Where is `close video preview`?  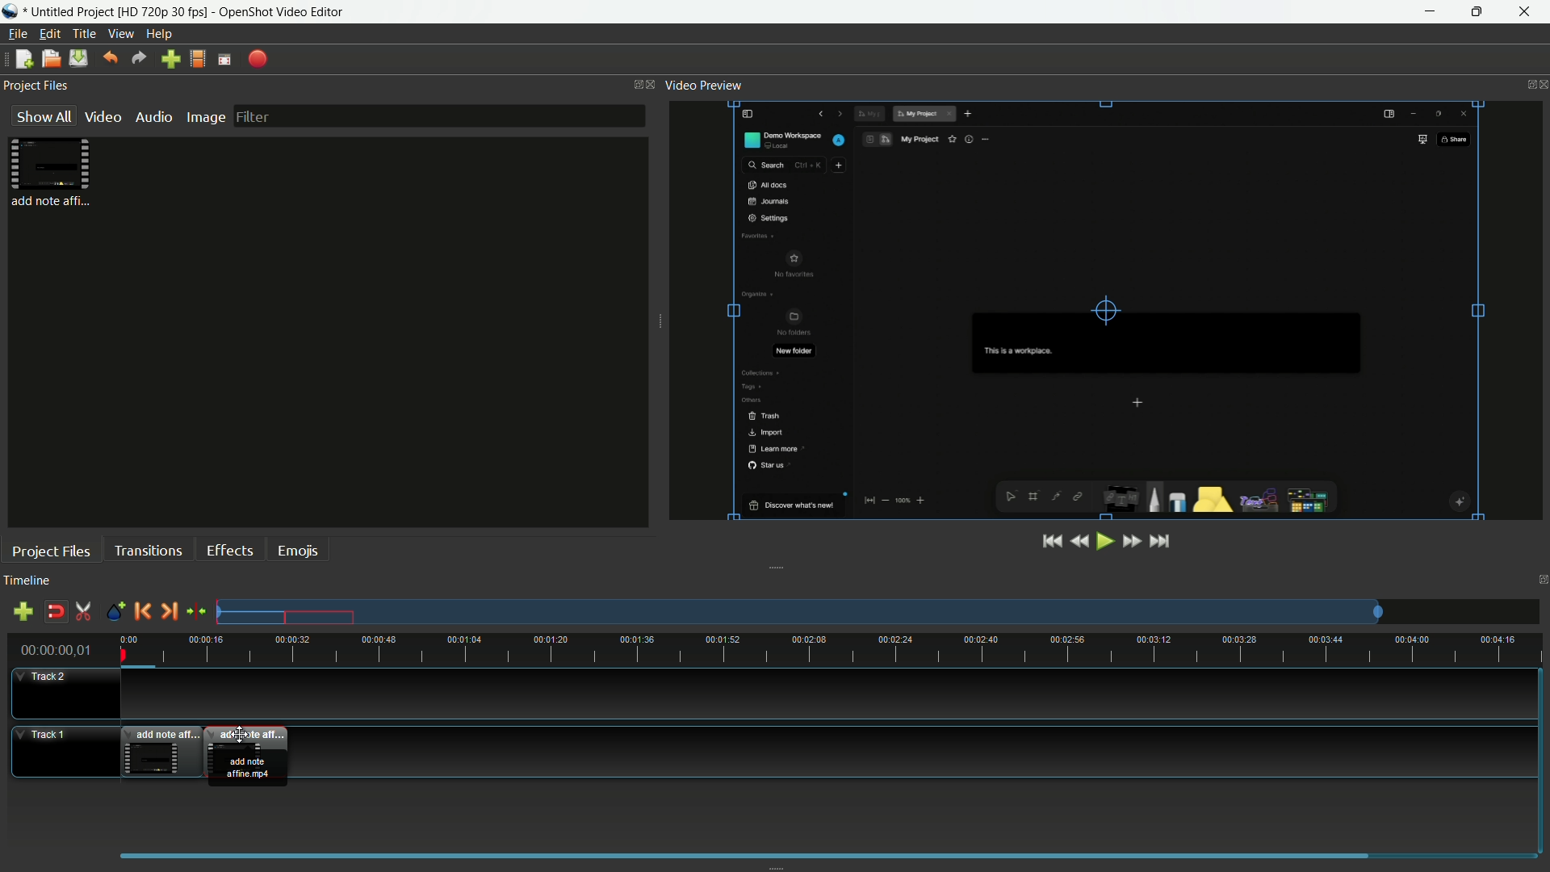 close video preview is located at coordinates (1540, 85).